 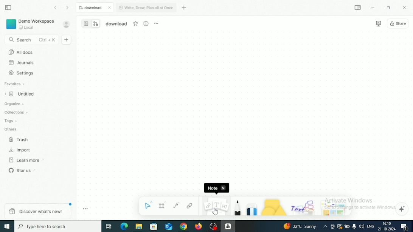 I want to click on Date, so click(x=387, y=229).